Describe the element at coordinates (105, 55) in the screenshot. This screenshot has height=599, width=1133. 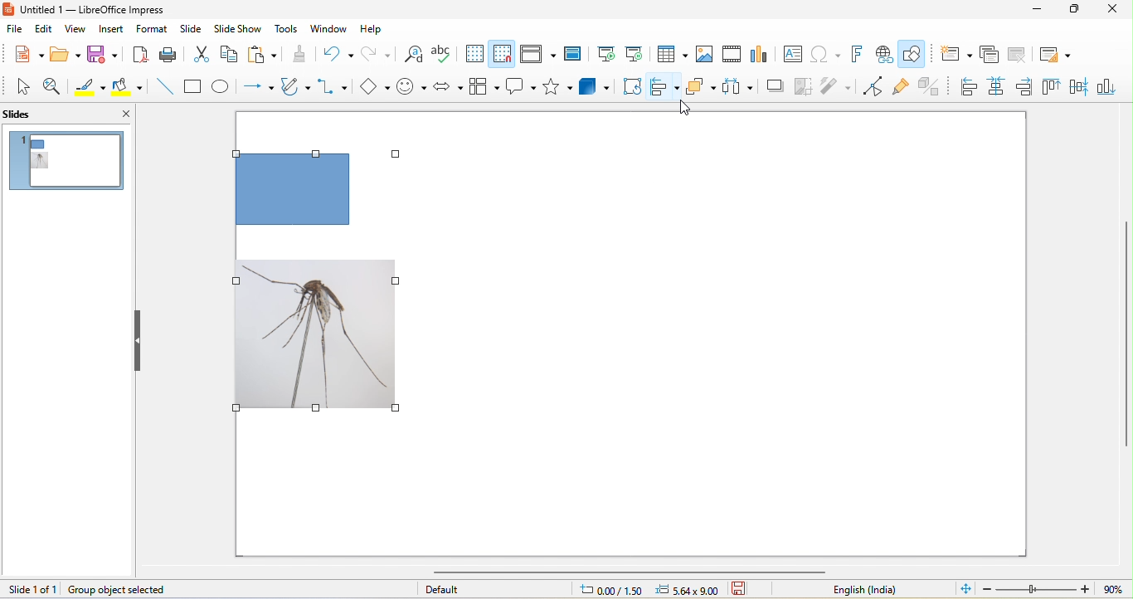
I see `save` at that location.